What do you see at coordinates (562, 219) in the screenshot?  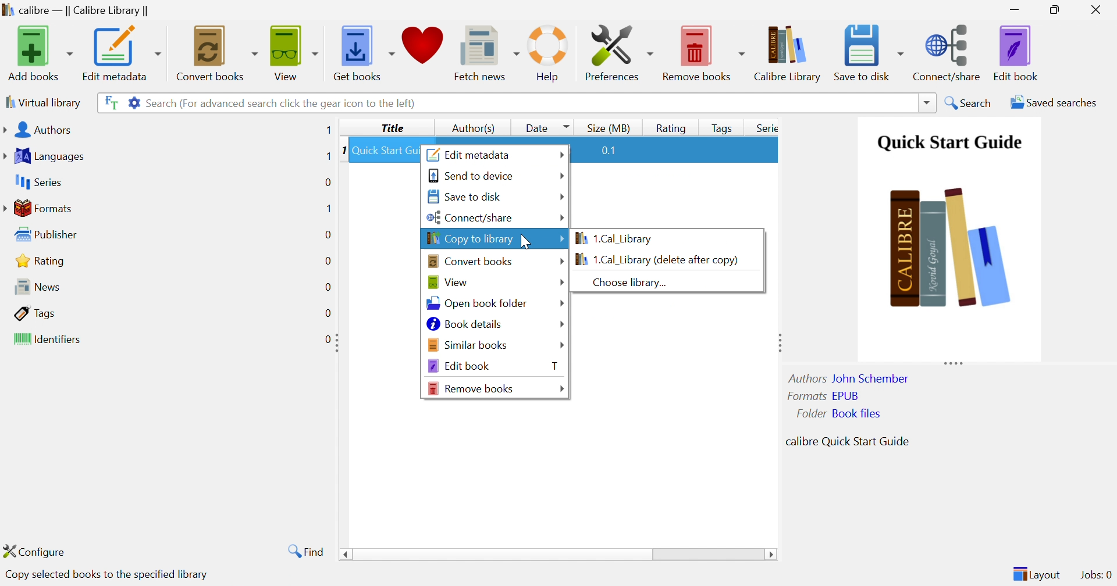 I see `Drop Down` at bounding box center [562, 219].